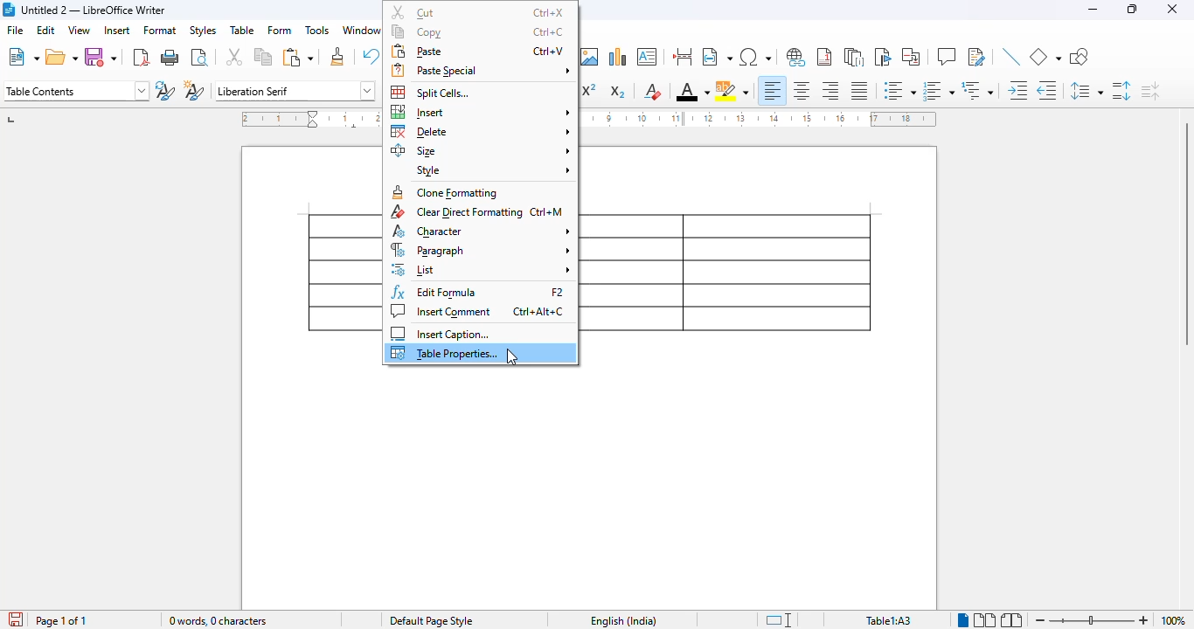  Describe the element at coordinates (947, 57) in the screenshot. I see `insert comment` at that location.